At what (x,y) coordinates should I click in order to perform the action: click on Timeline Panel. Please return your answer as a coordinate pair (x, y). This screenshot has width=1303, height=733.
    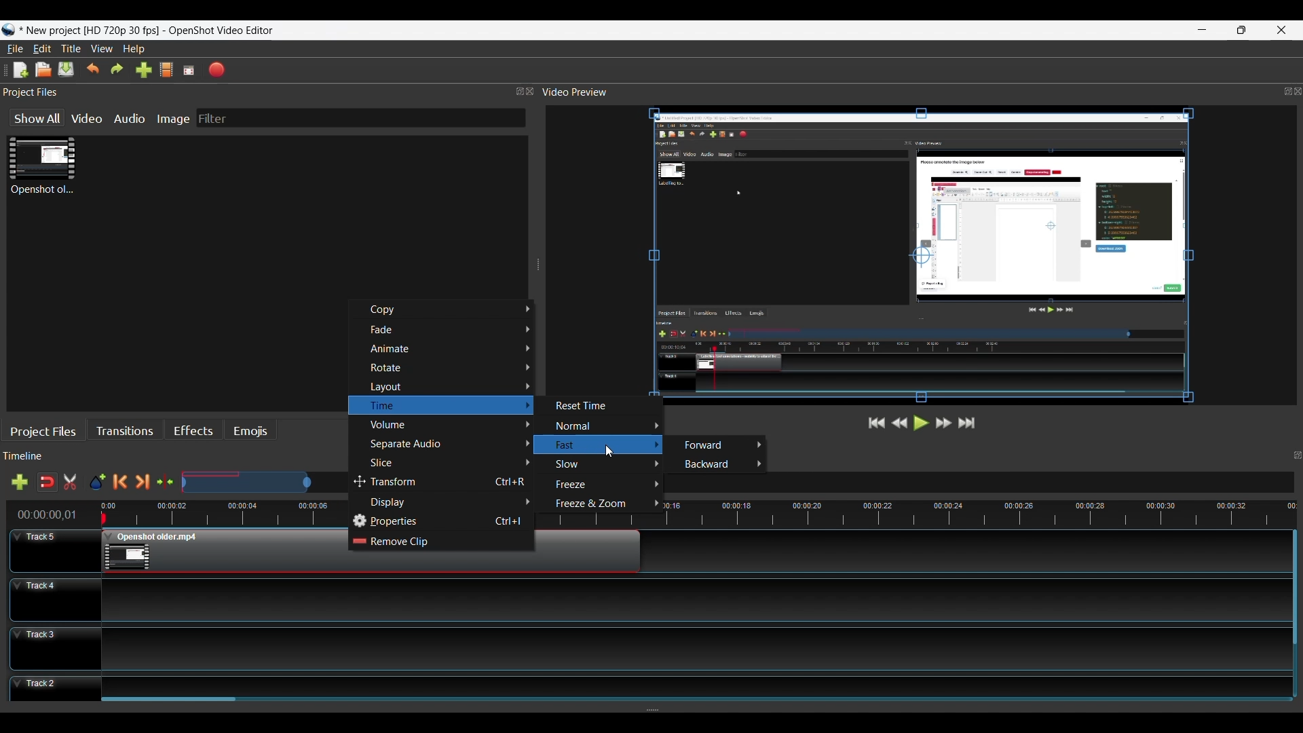
    Looking at the image, I should click on (178, 457).